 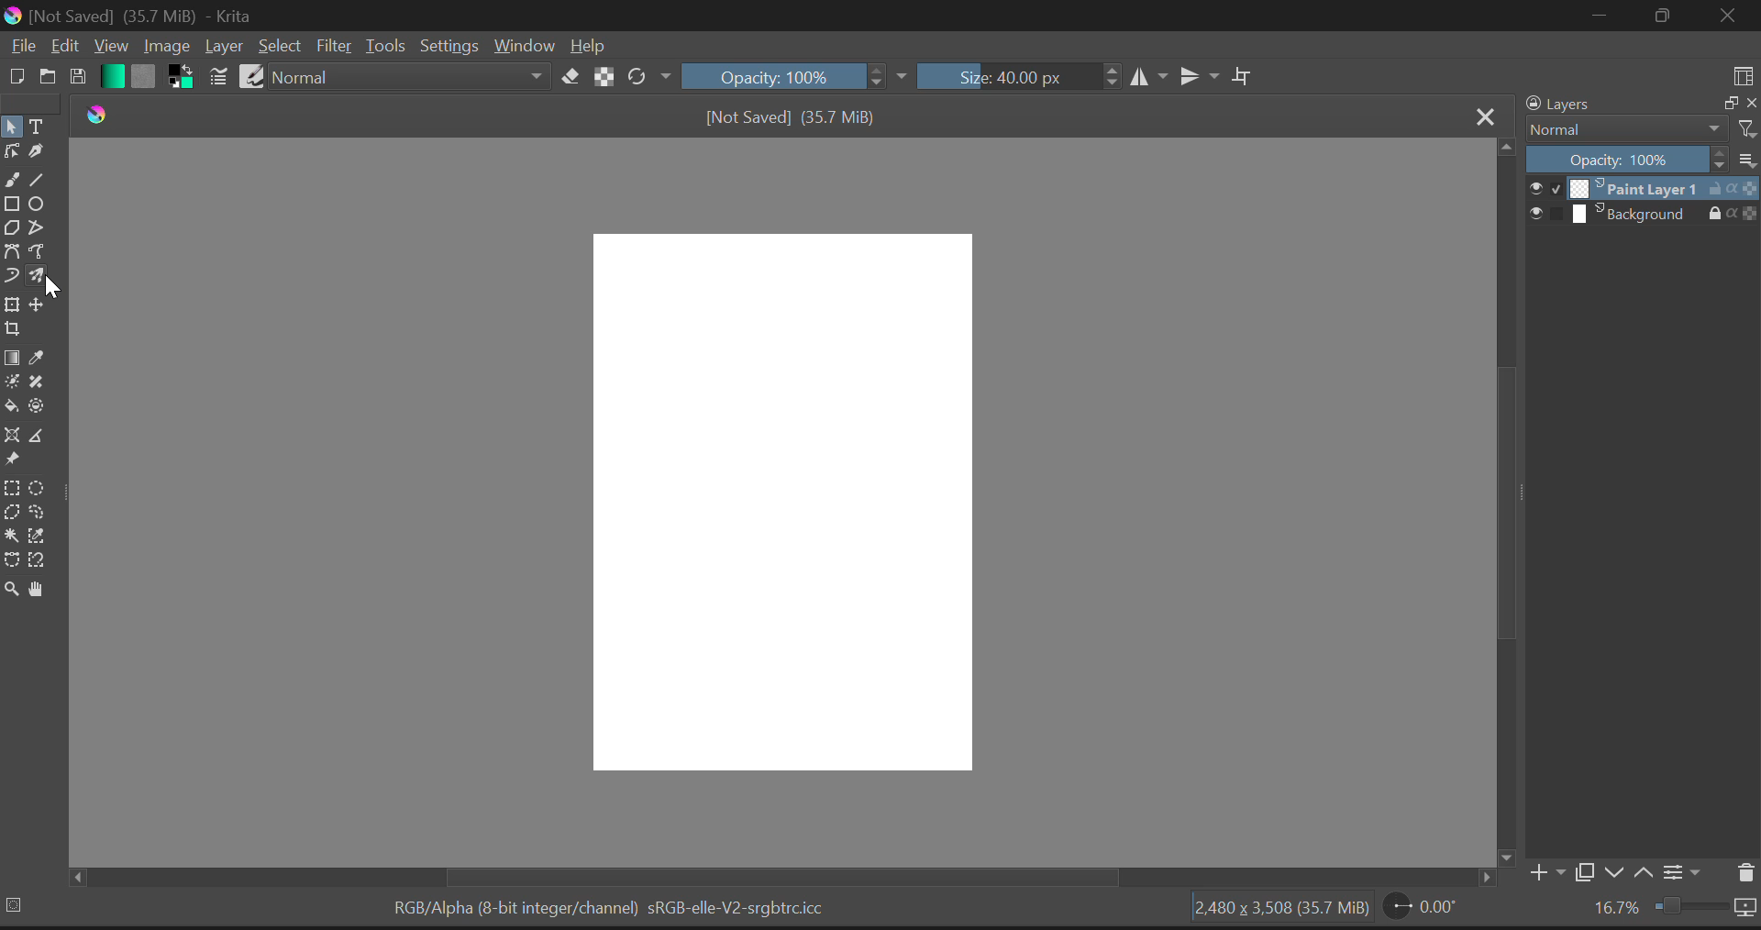 What do you see at coordinates (1623, 129) in the screenshot?
I see `Normal` at bounding box center [1623, 129].